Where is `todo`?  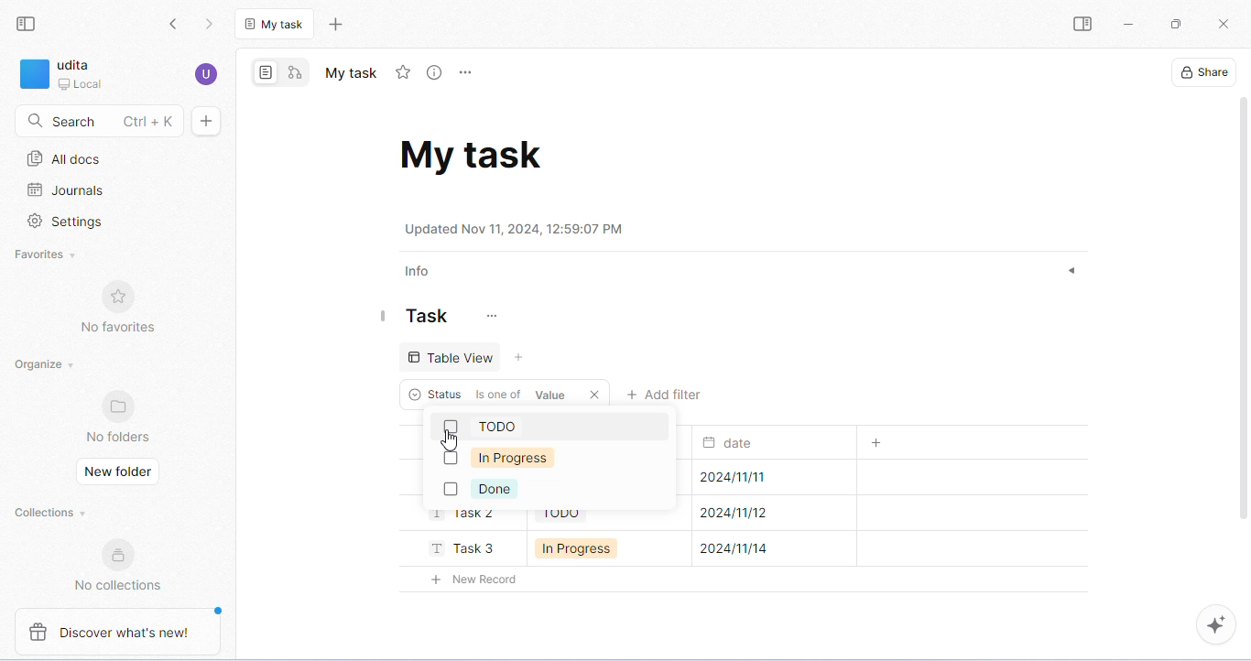
todo is located at coordinates (498, 427).